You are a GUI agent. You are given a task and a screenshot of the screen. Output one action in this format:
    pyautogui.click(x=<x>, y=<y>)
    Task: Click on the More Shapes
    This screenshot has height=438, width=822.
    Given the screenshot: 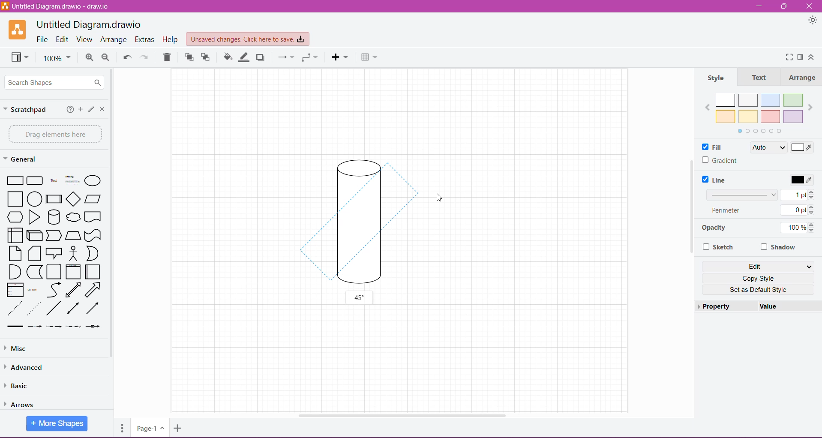 What is the action you would take?
    pyautogui.click(x=57, y=424)
    